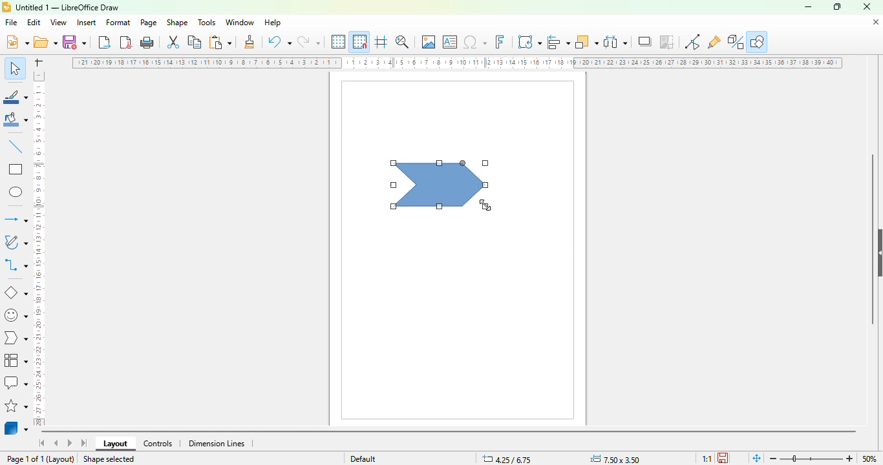 Image resolution: width=883 pixels, height=465 pixels. I want to click on line color, so click(16, 96).